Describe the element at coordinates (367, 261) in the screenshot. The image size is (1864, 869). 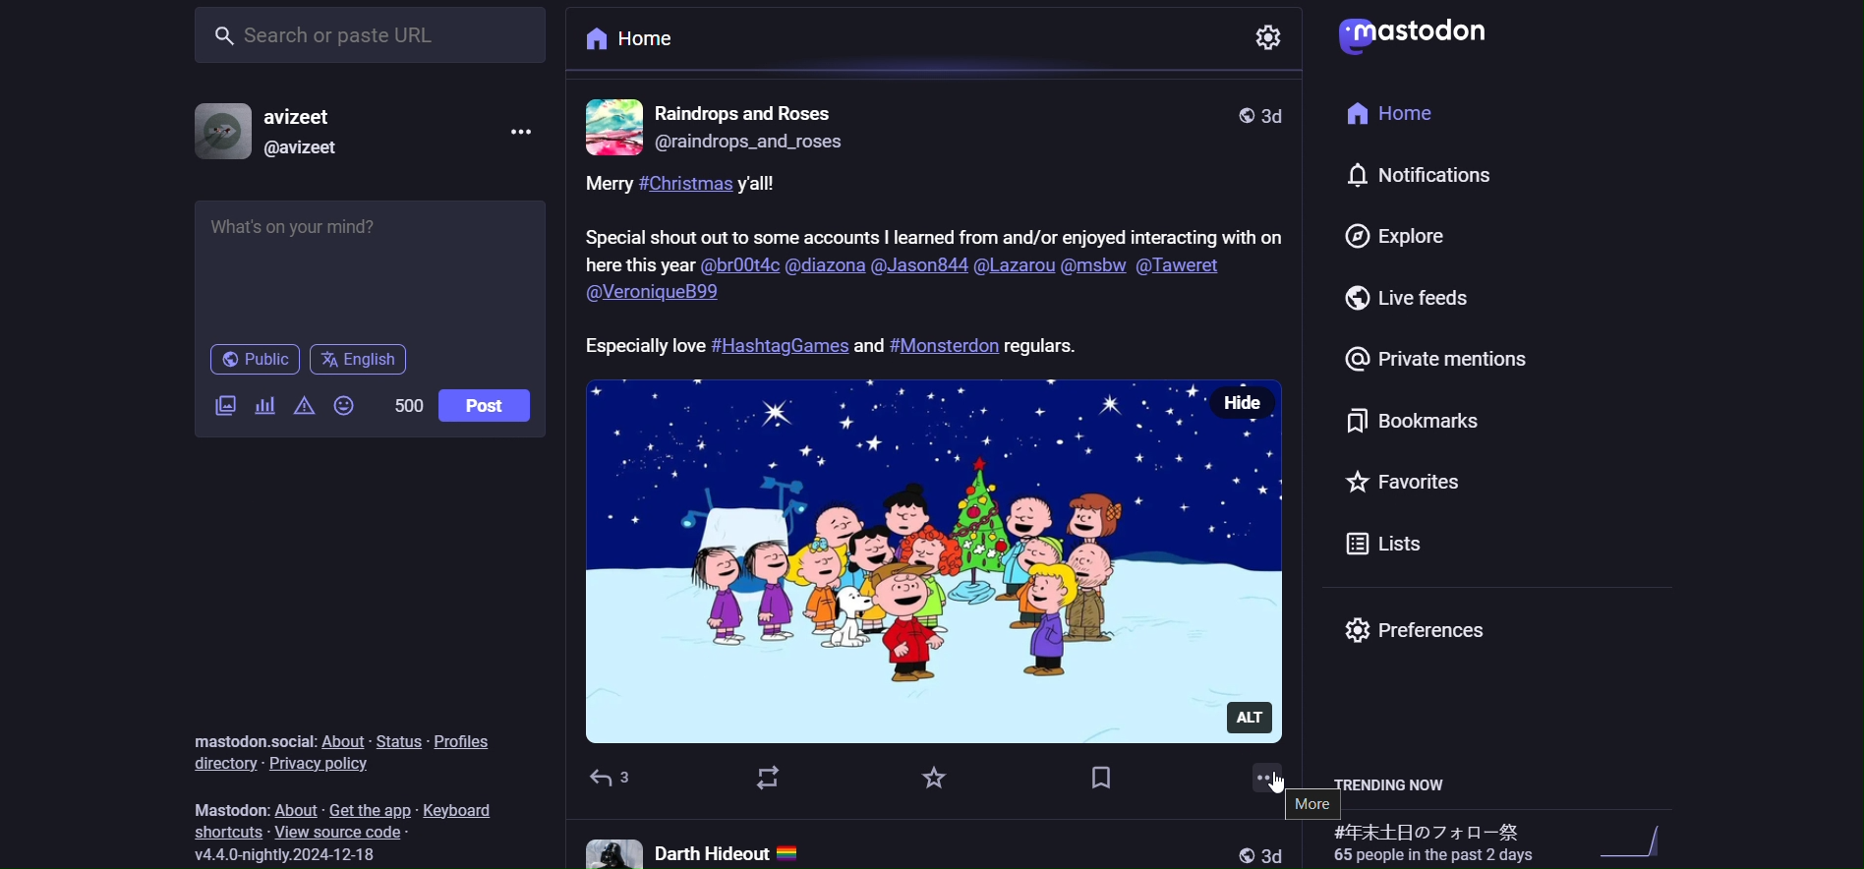
I see `post here` at that location.